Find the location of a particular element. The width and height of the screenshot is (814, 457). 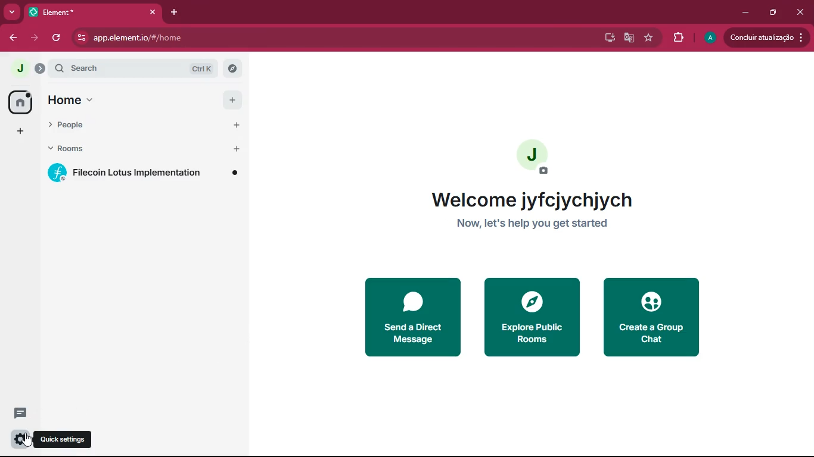

send a direct message is located at coordinates (409, 318).